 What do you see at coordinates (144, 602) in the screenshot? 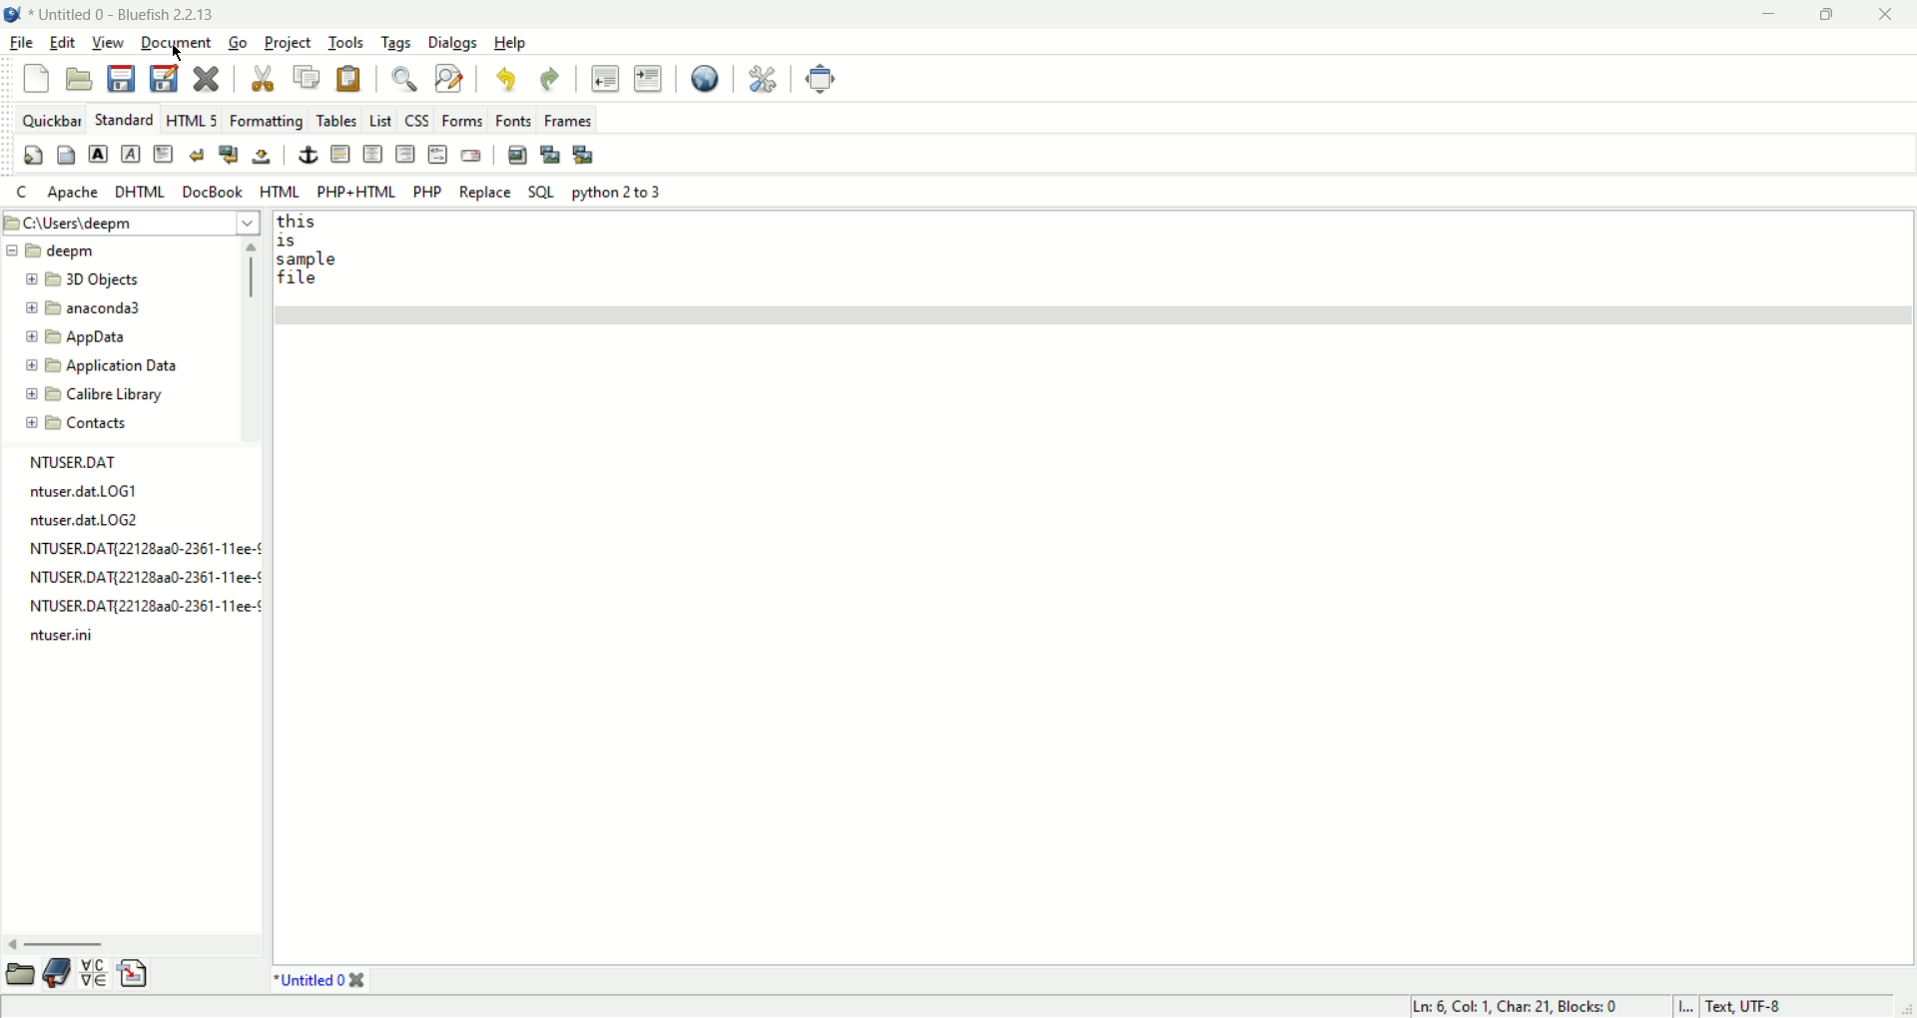
I see `NTUSER.DAT{22128aa0-2361-11ee` at bounding box center [144, 602].